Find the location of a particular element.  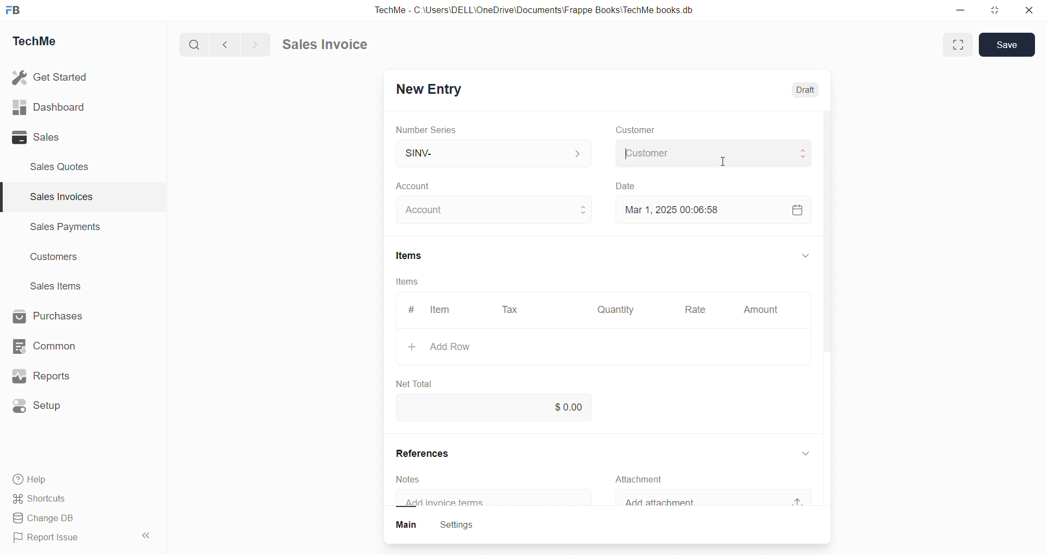

ull Dashboard is located at coordinates (54, 107).